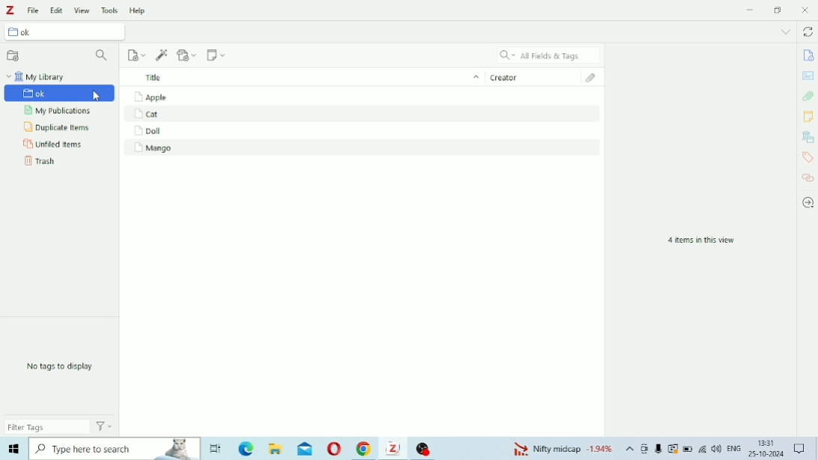 Image resolution: width=818 pixels, height=460 pixels. Describe the element at coordinates (188, 55) in the screenshot. I see `Add Attachment` at that location.